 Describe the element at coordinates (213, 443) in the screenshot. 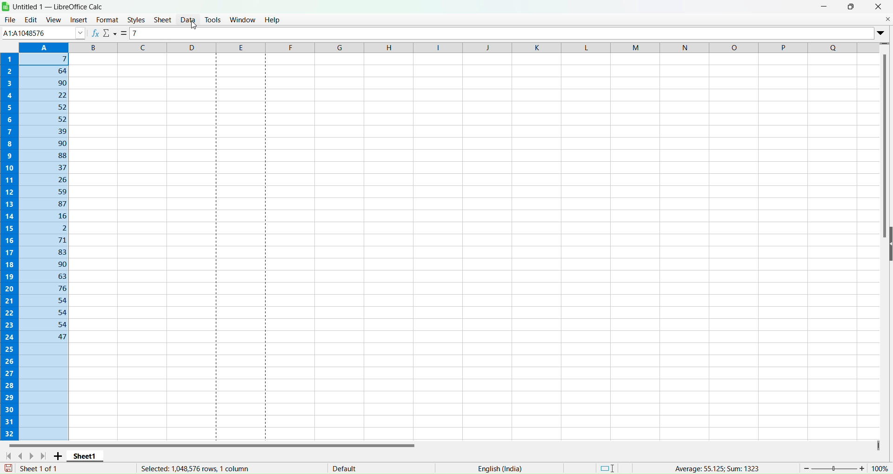

I see `Horizontal Scroll Bar` at that location.